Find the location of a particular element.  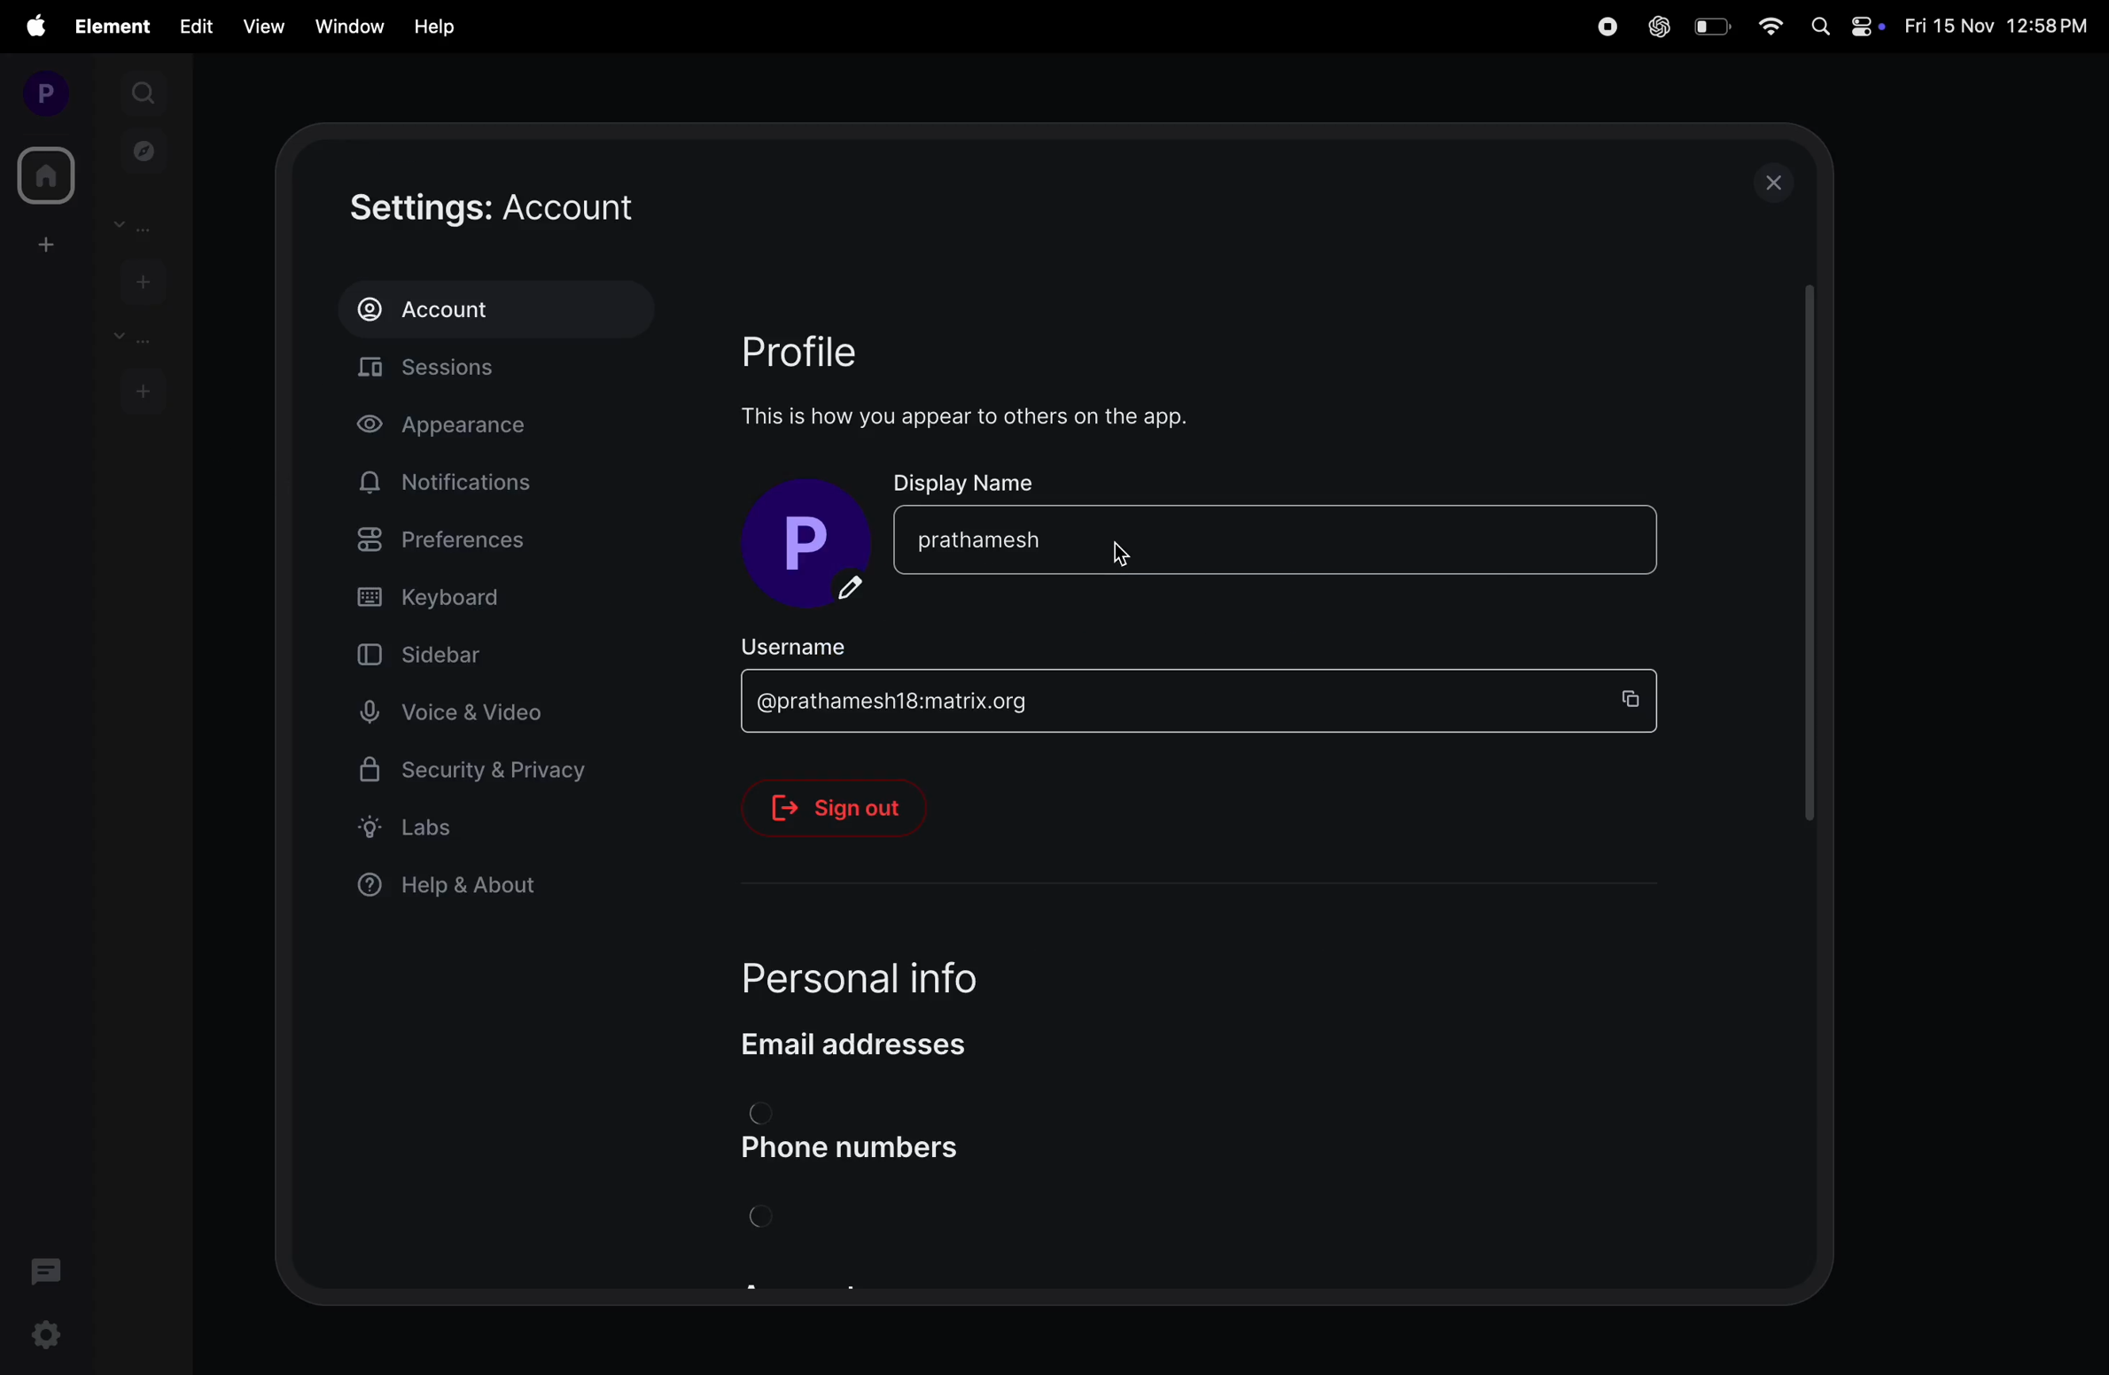

expand is located at coordinates (94, 93).